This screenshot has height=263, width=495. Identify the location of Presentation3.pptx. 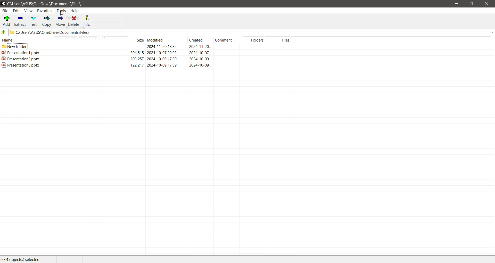
(149, 66).